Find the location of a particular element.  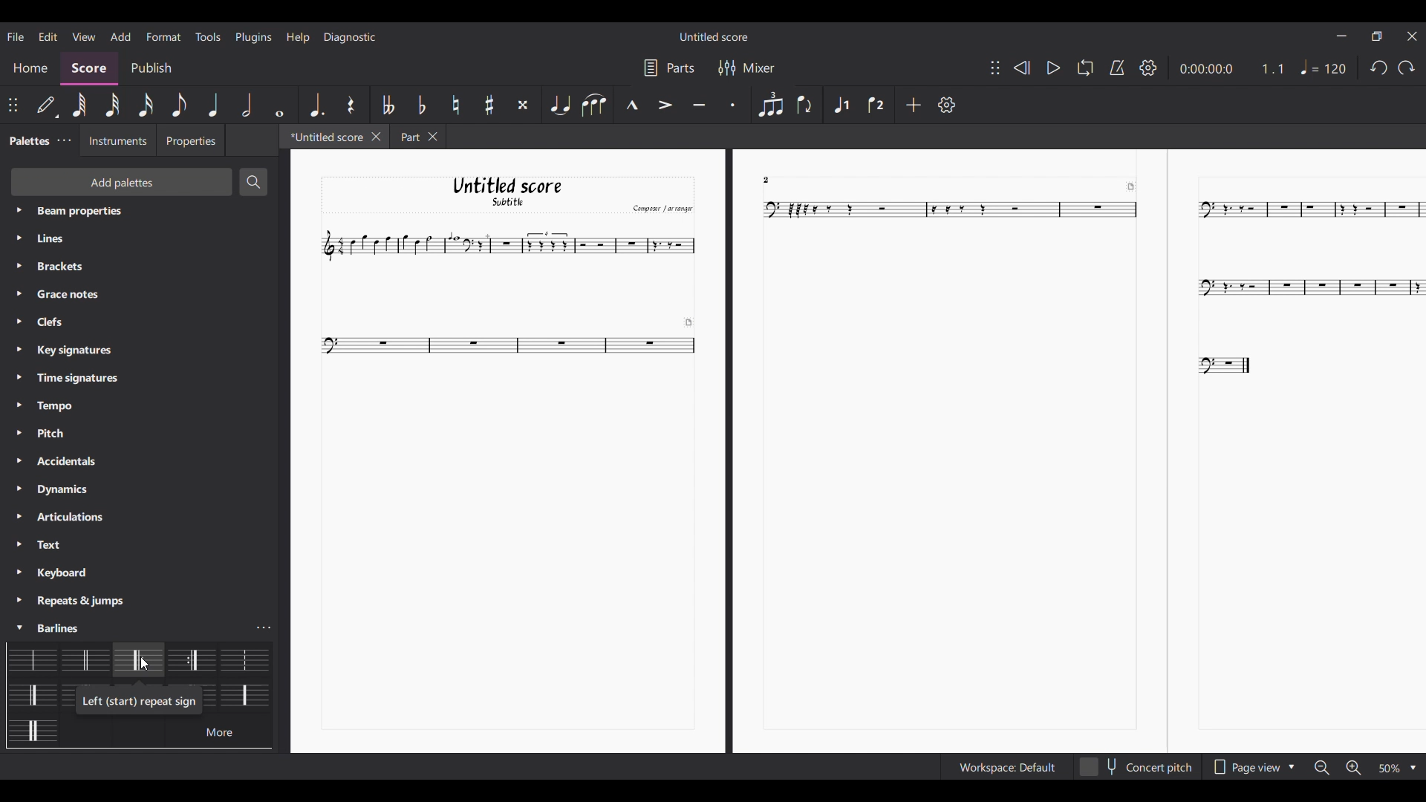

Diagnostic menu is located at coordinates (351, 37).